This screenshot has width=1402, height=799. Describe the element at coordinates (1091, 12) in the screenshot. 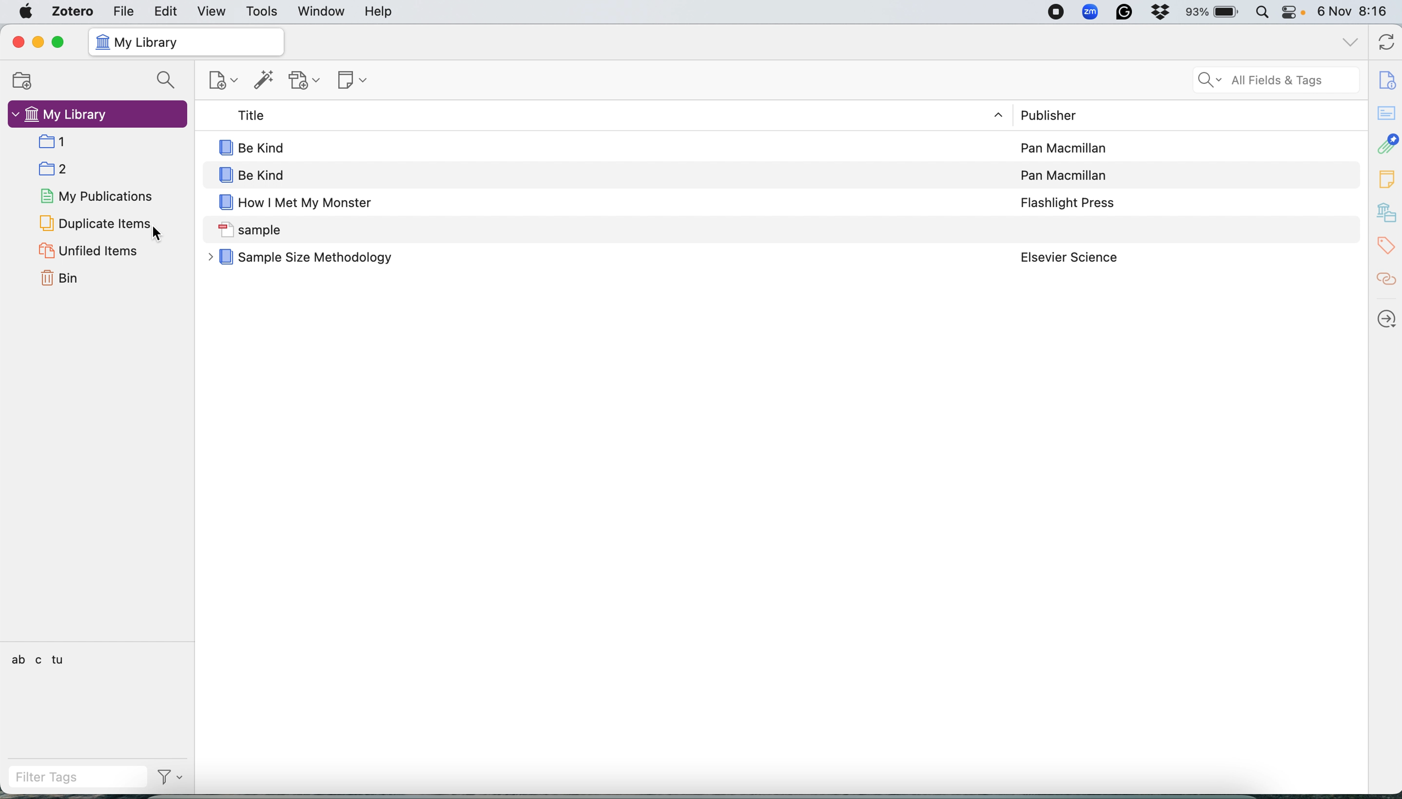

I see `zoom` at that location.